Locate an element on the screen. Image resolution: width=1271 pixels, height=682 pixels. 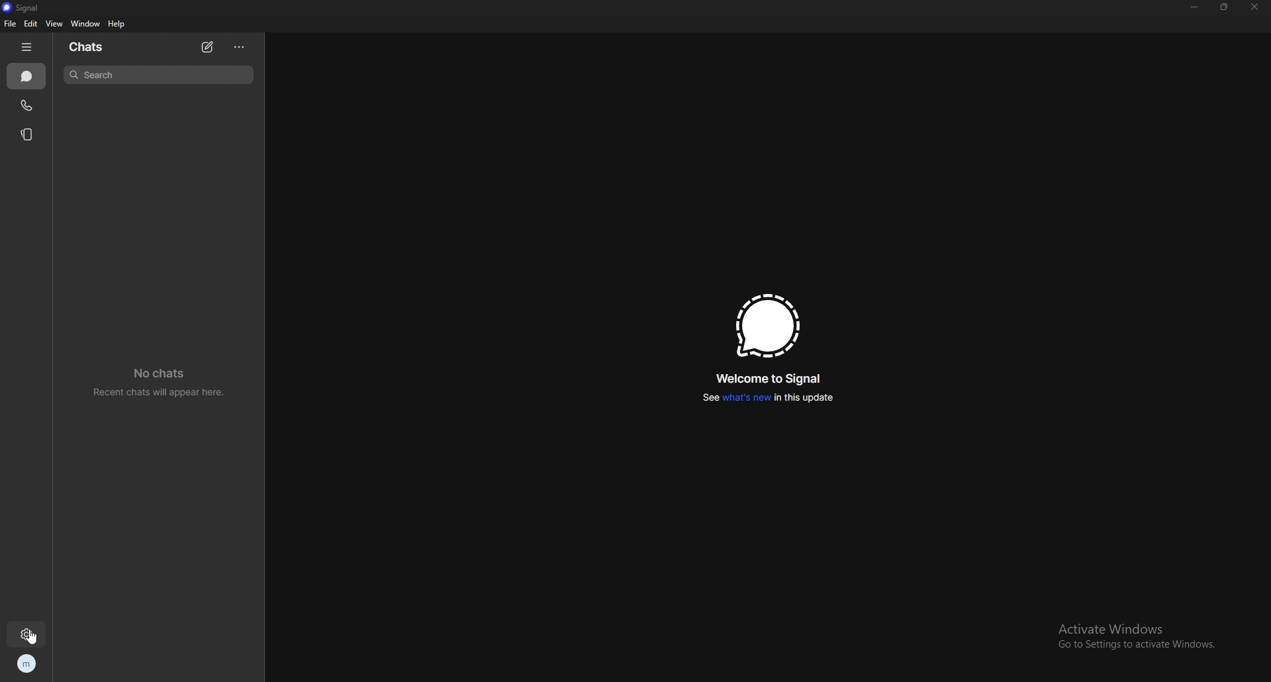
options is located at coordinates (241, 47).